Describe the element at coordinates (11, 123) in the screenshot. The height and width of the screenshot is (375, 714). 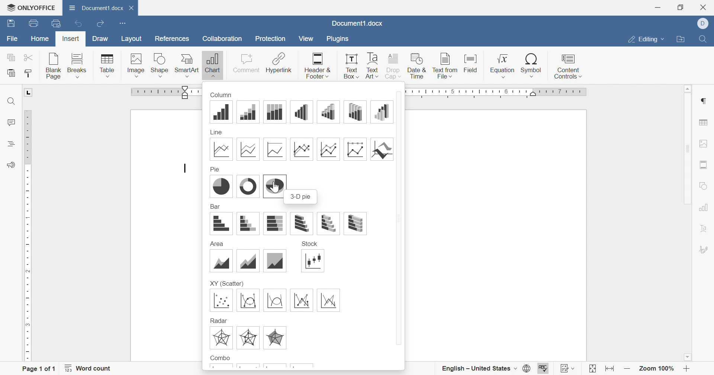
I see `Comments` at that location.